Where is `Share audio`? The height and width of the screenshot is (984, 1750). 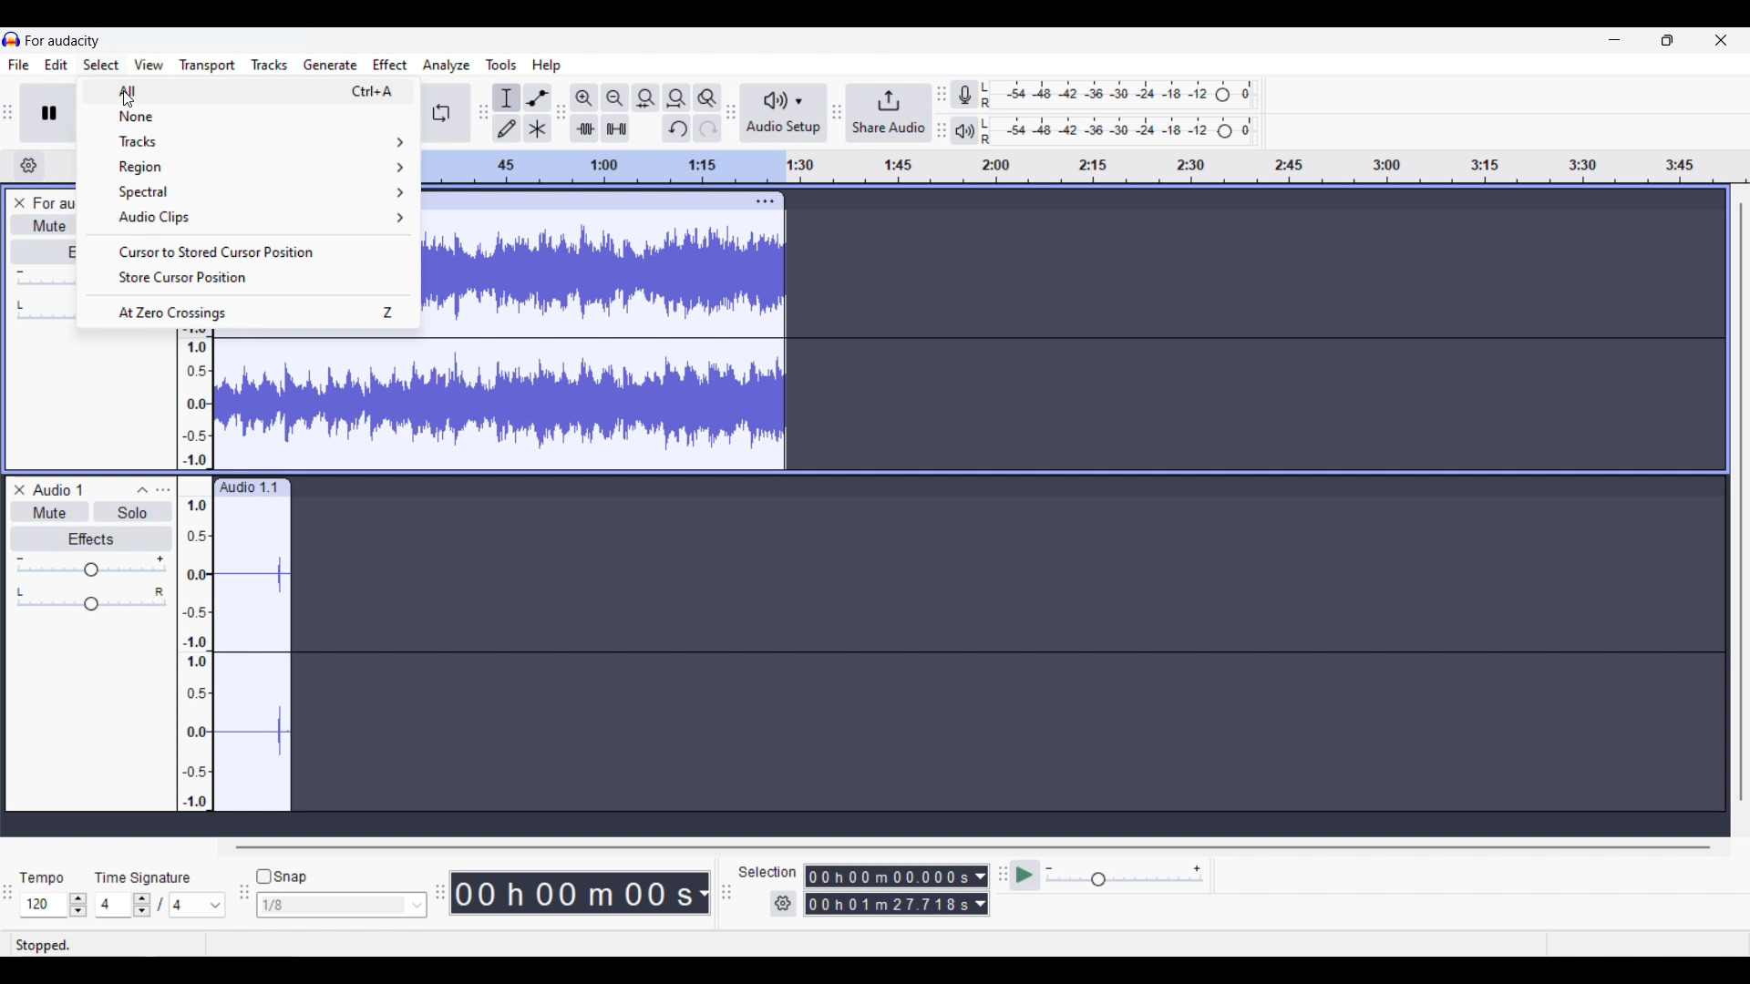 Share audio is located at coordinates (889, 113).